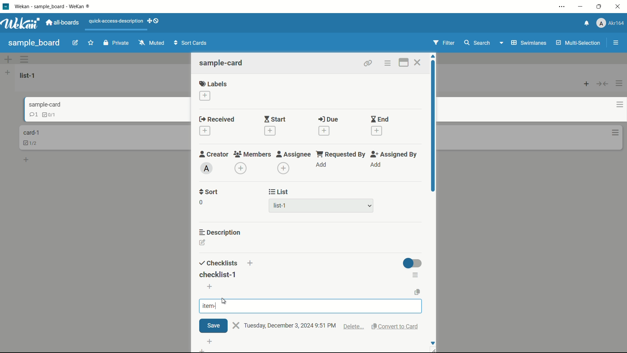 Image resolution: width=627 pixels, height=353 pixels. I want to click on start, so click(276, 119).